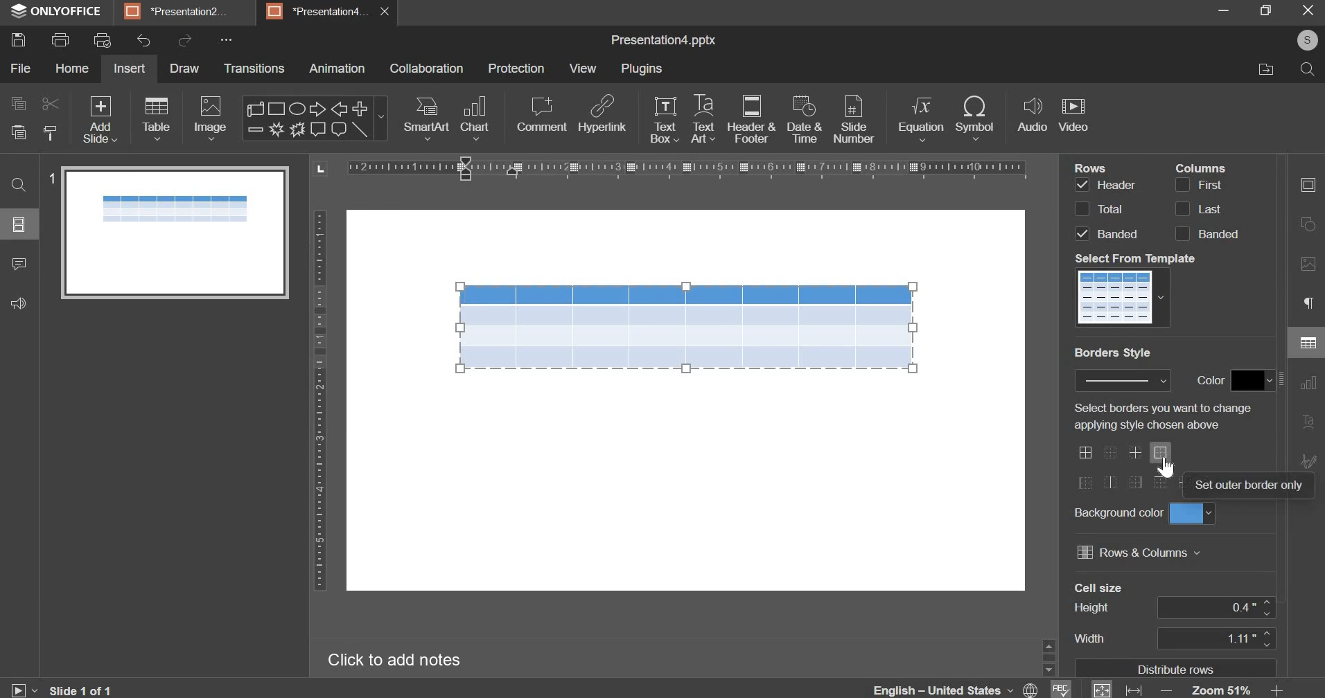  Describe the element at coordinates (1166, 416) in the screenshot. I see `select borders you want to change` at that location.